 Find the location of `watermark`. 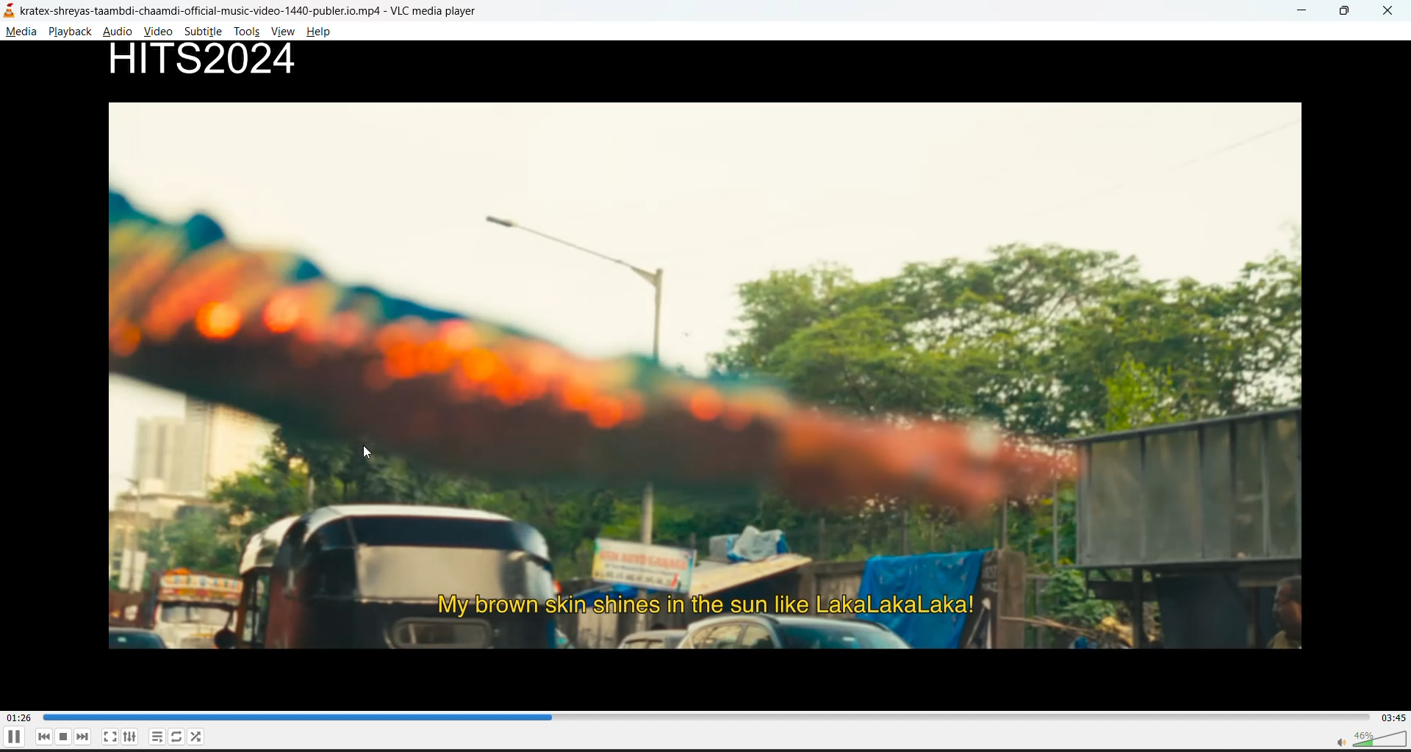

watermark is located at coordinates (219, 62).